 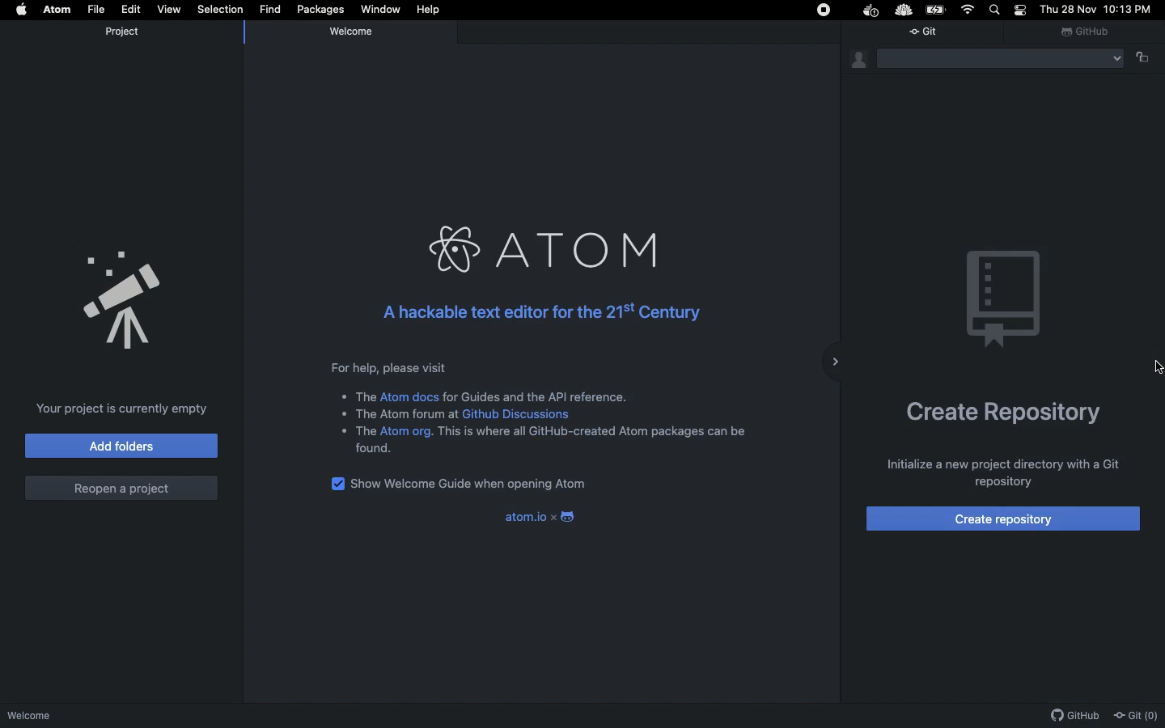 What do you see at coordinates (270, 10) in the screenshot?
I see `Find` at bounding box center [270, 10].